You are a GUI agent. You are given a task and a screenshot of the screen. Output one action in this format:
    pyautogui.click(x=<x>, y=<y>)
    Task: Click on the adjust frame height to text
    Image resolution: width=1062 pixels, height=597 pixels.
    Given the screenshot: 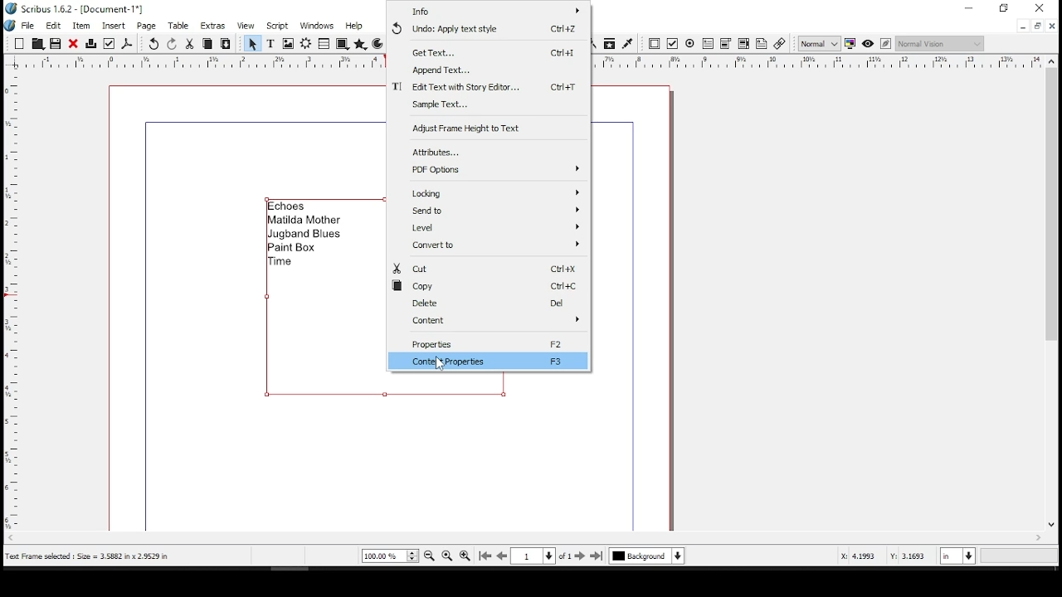 What is the action you would take?
    pyautogui.click(x=488, y=129)
    